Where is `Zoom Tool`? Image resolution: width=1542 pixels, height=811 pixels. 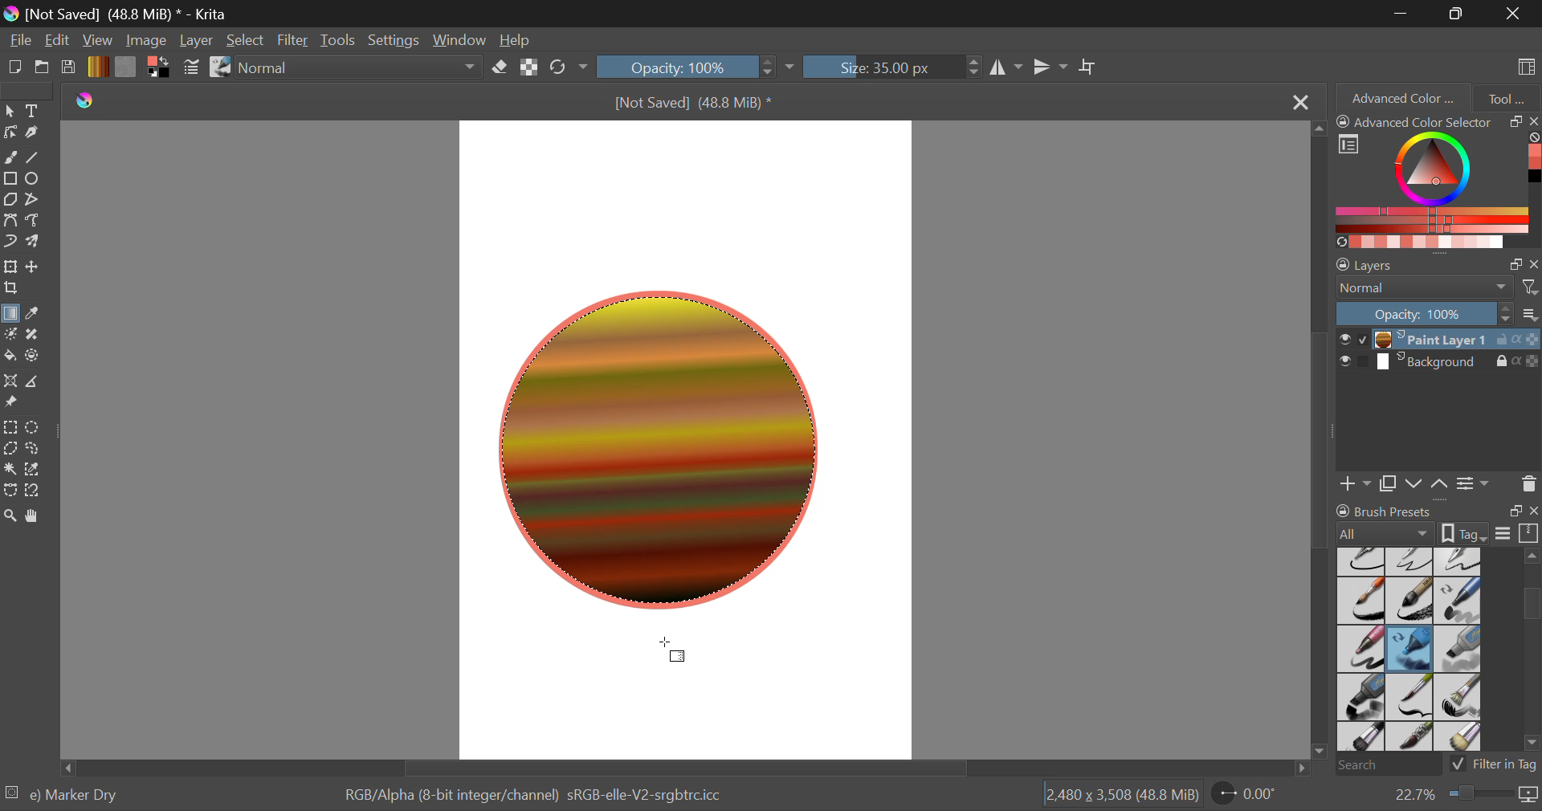 Zoom Tool is located at coordinates (10, 515).